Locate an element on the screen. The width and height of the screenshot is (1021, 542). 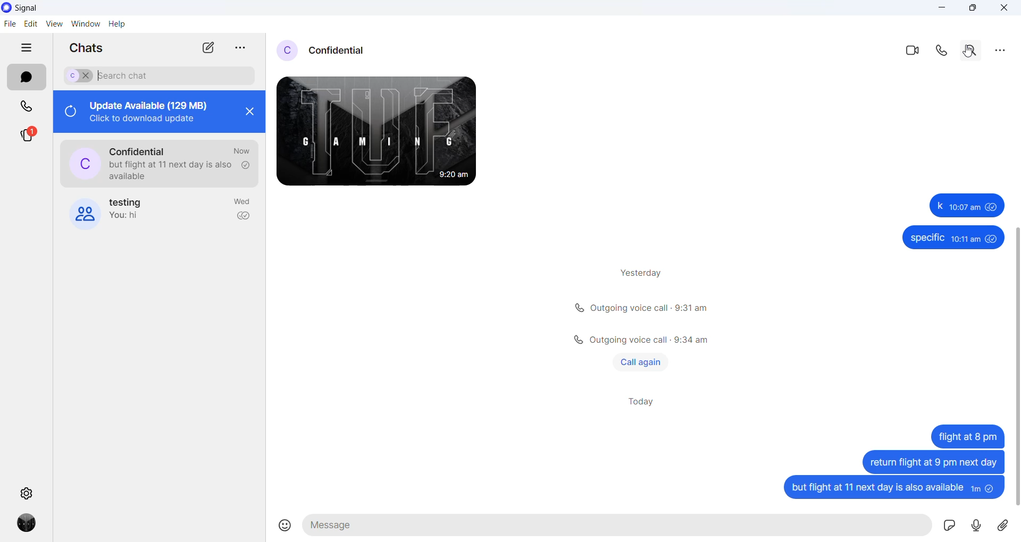
Cursor is located at coordinates (970, 56).